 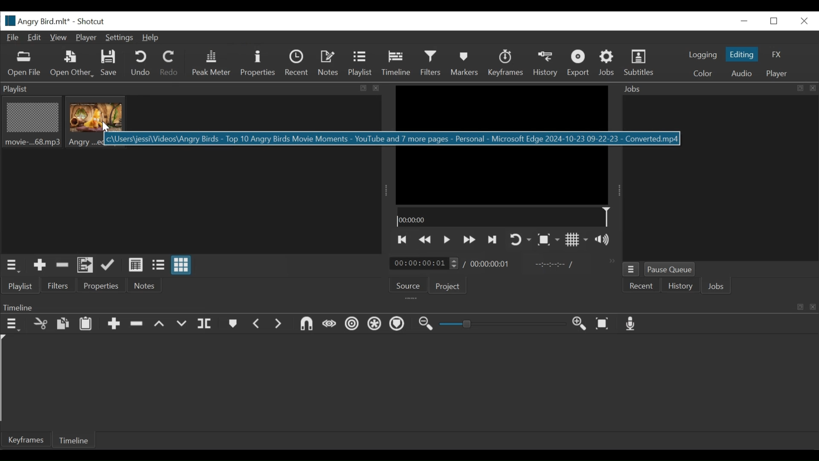 I want to click on File, so click(x=13, y=38).